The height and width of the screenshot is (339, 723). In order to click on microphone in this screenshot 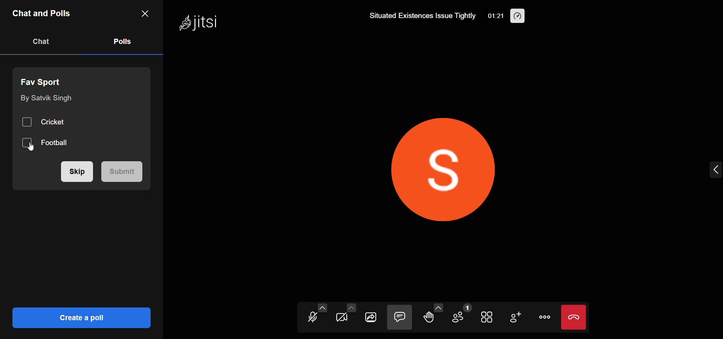, I will do `click(307, 319)`.